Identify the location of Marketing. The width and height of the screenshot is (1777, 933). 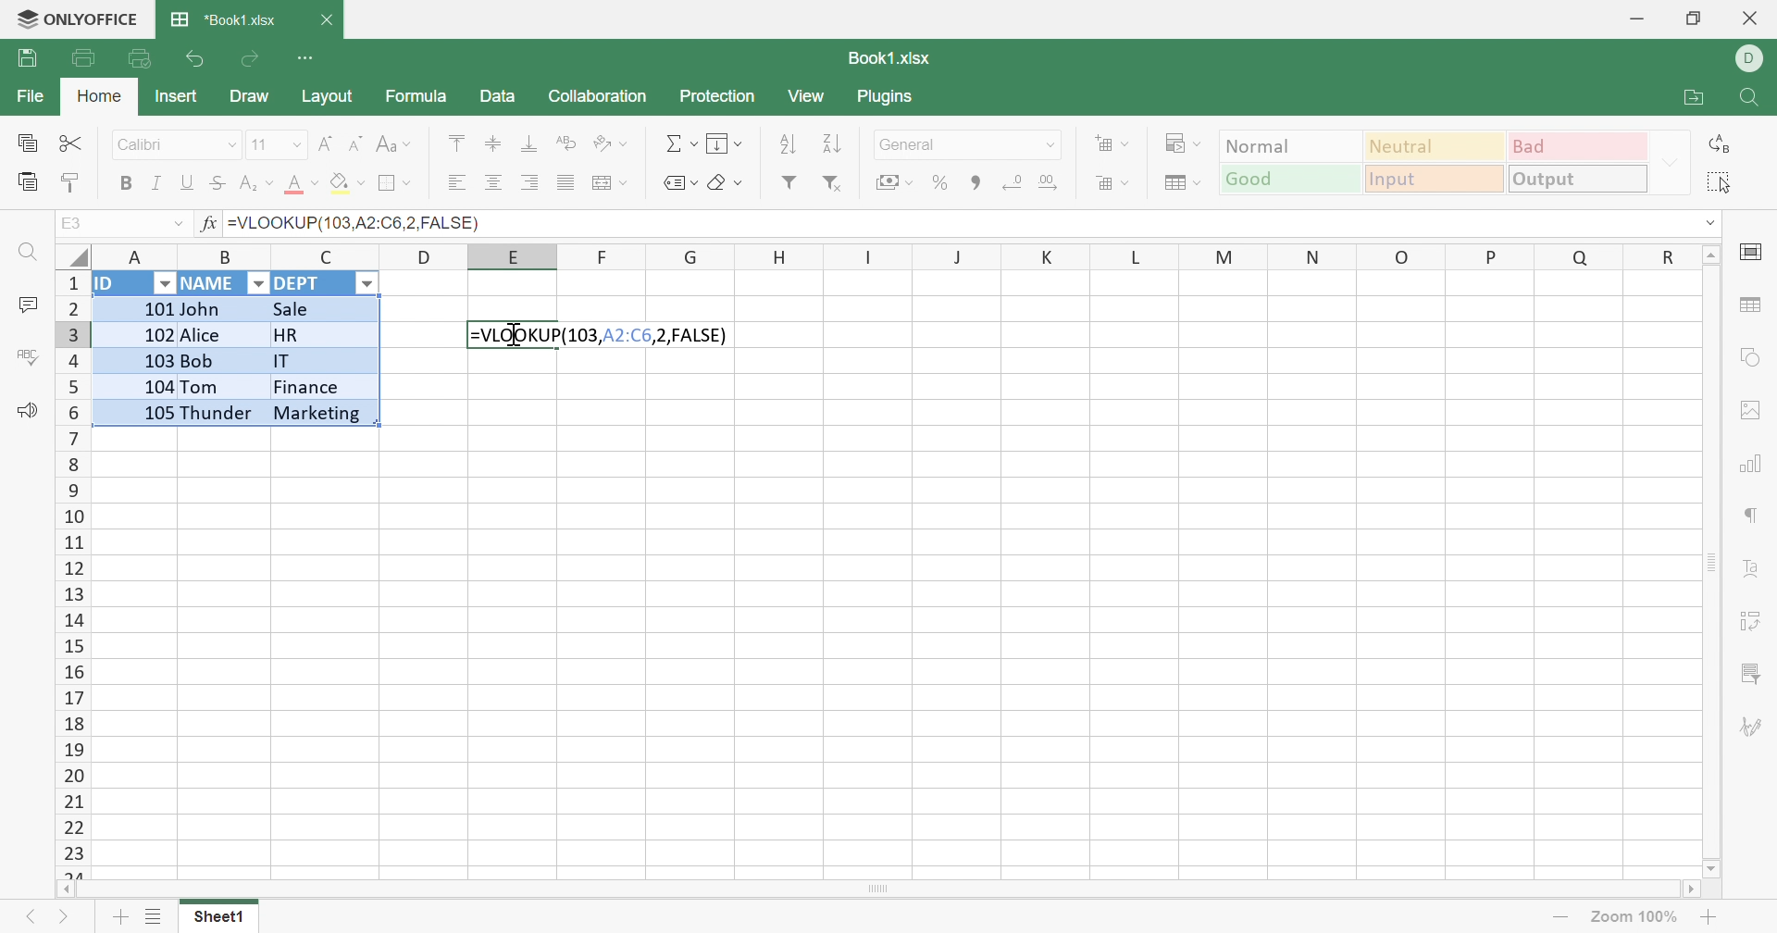
(318, 413).